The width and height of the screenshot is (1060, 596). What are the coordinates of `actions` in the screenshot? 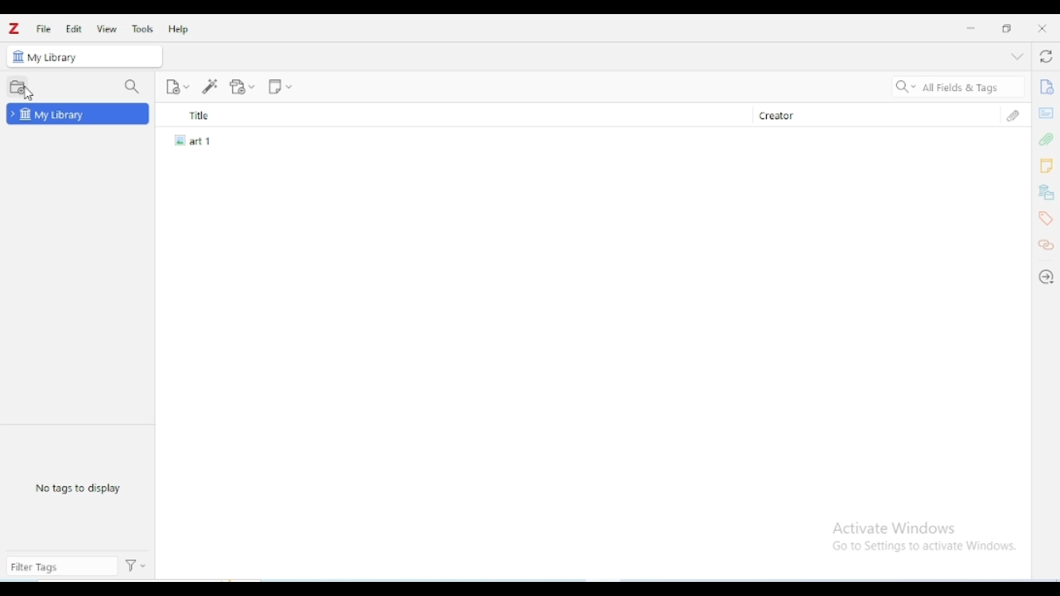 It's located at (137, 566).